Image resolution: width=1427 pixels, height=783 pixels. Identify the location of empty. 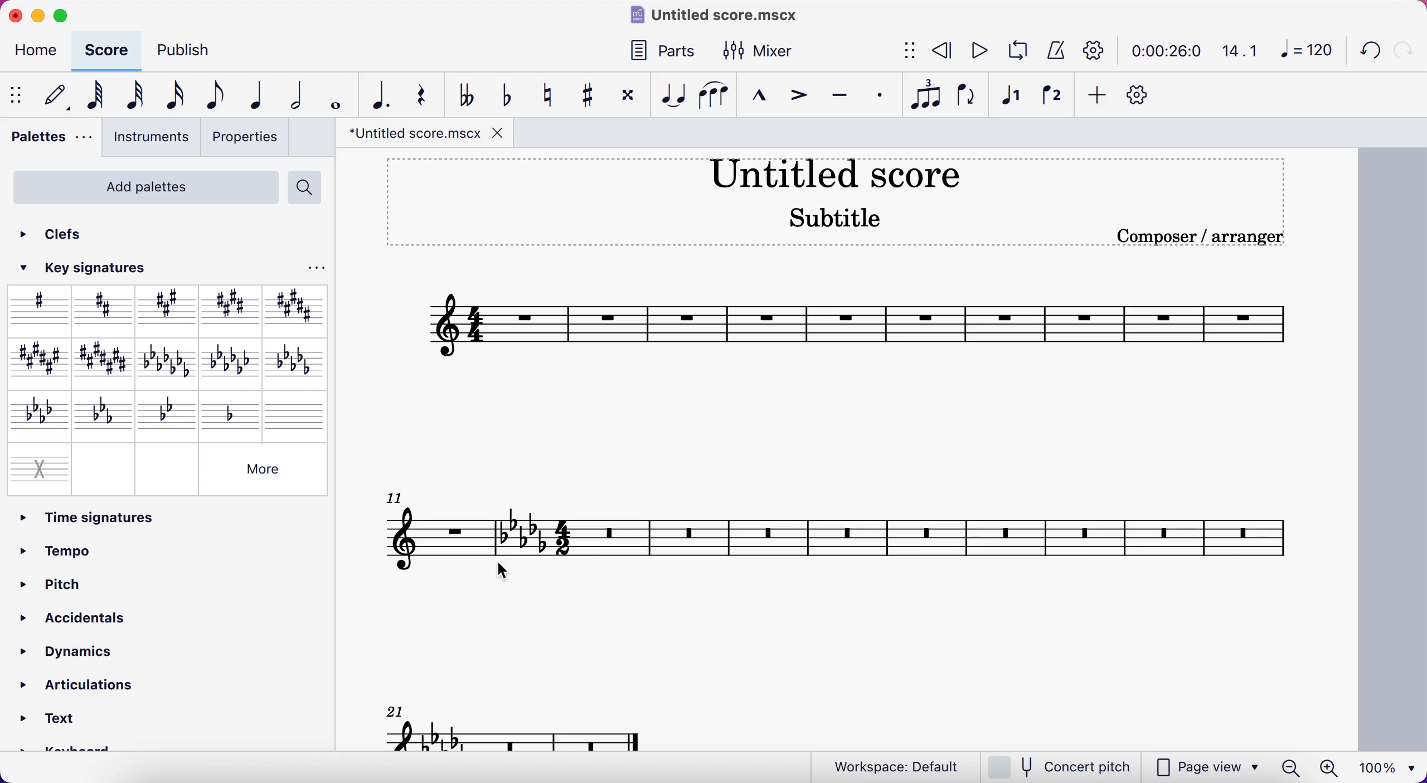
(166, 468).